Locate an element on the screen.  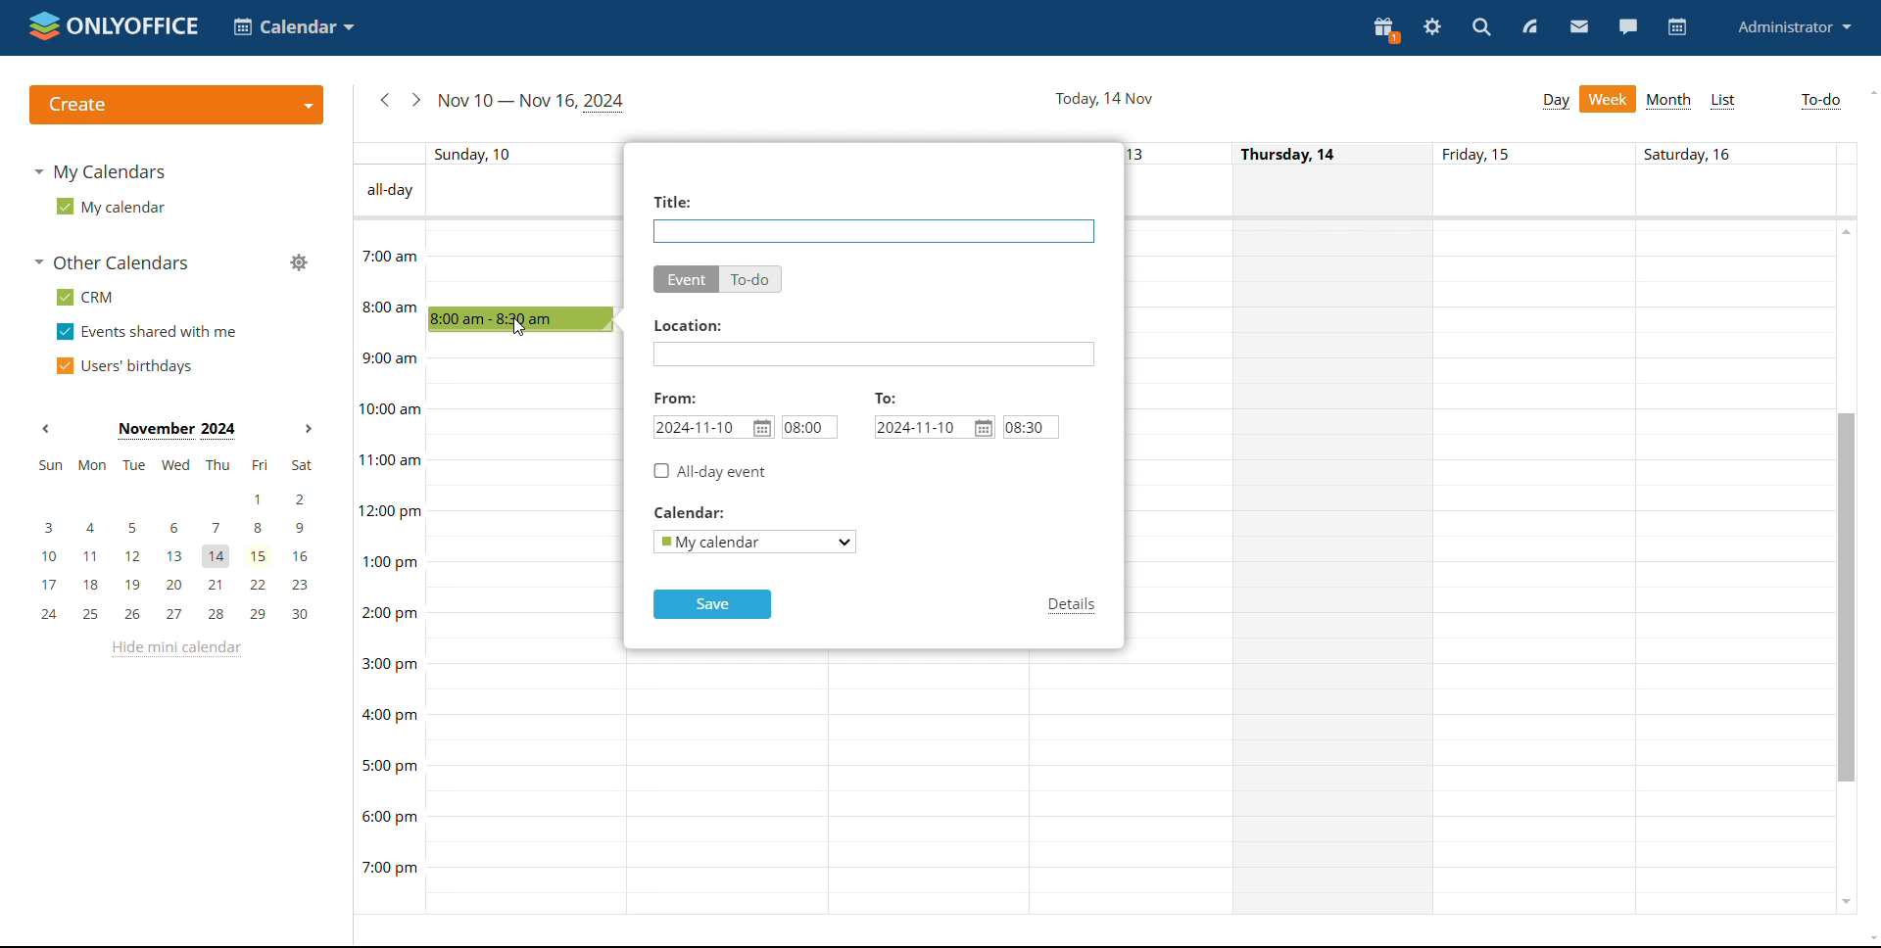
events shared with me is located at coordinates (147, 332).